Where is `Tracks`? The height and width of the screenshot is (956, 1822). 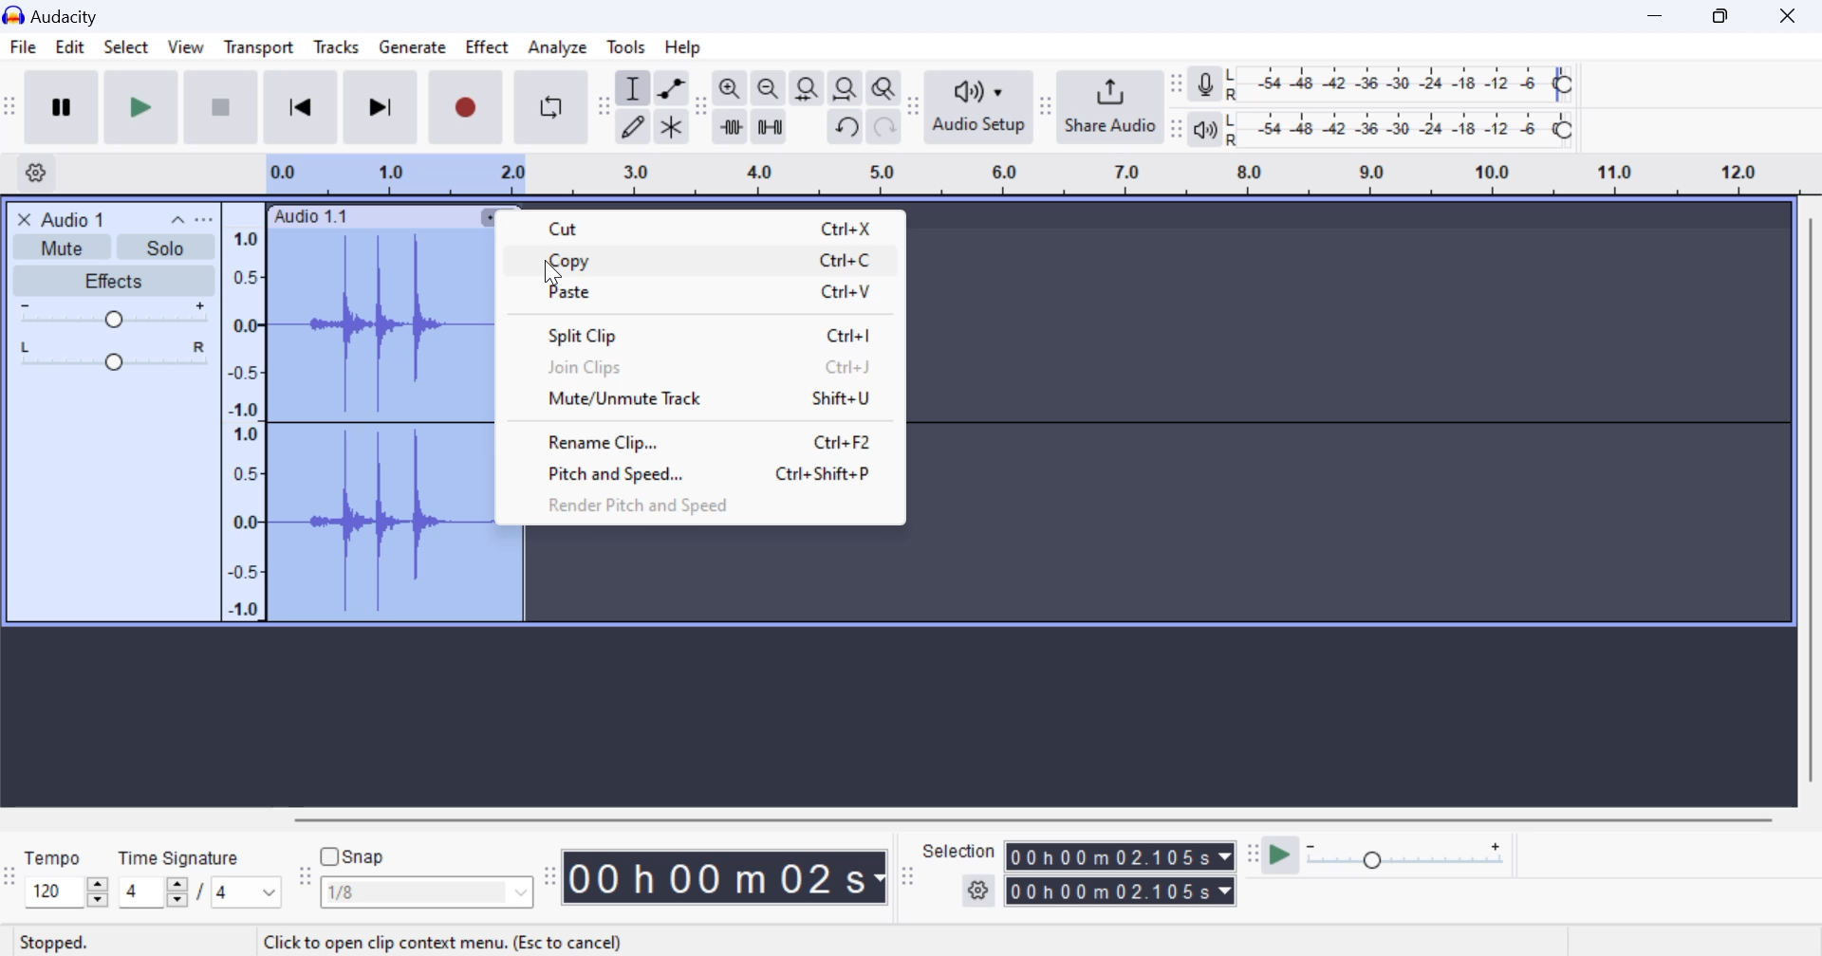
Tracks is located at coordinates (337, 51).